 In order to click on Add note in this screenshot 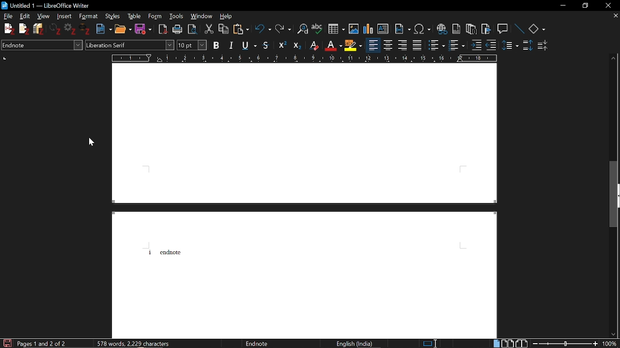, I will do `click(24, 29)`.